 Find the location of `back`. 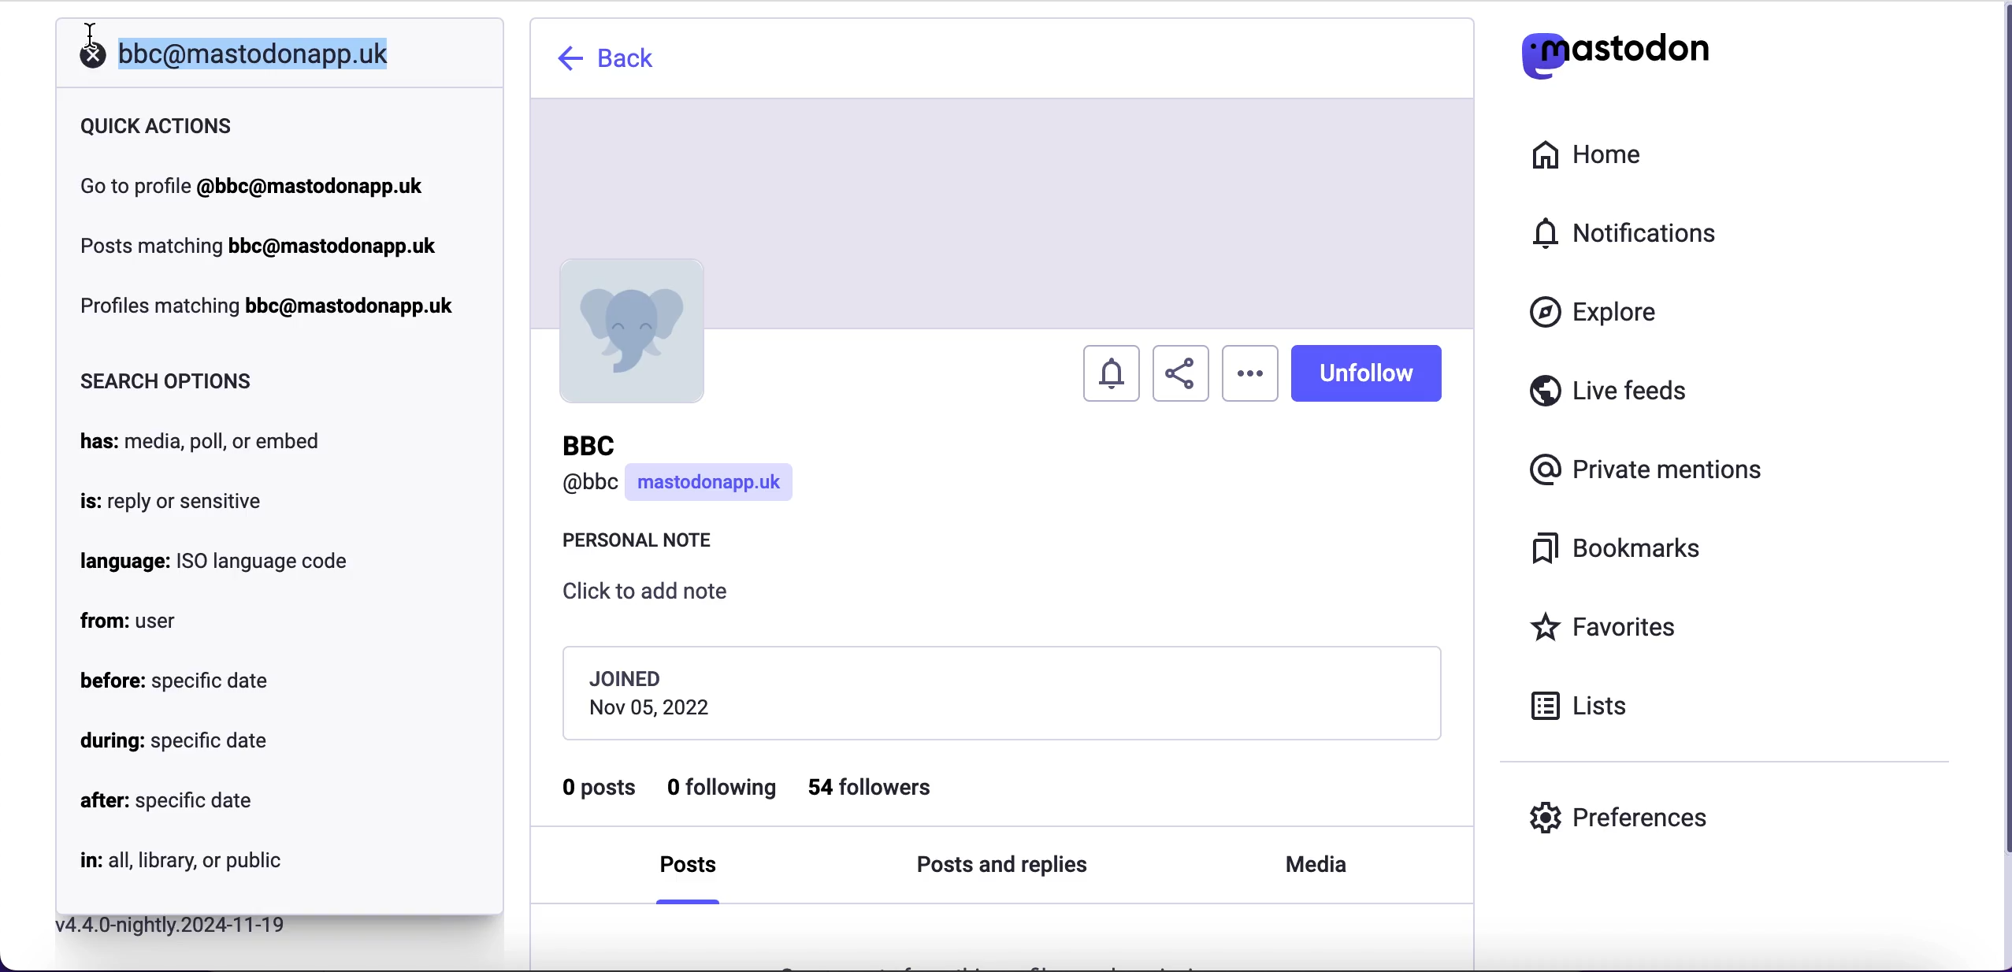

back is located at coordinates (610, 58).